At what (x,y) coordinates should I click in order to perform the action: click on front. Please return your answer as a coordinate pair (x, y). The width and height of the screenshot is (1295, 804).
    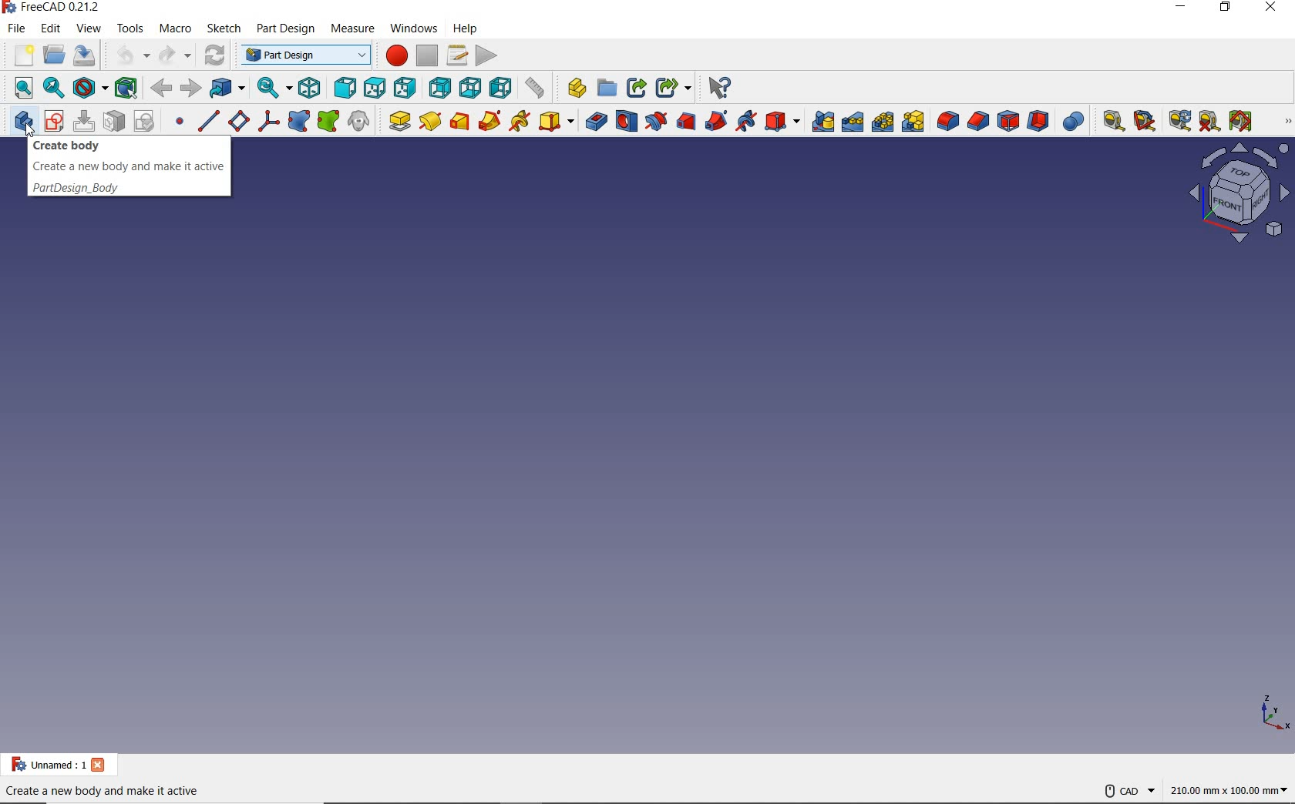
    Looking at the image, I should click on (344, 88).